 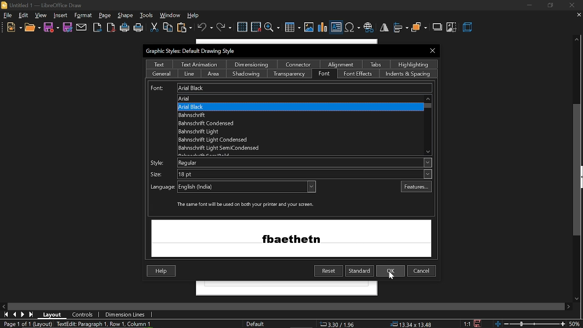 I want to click on general, so click(x=162, y=73).